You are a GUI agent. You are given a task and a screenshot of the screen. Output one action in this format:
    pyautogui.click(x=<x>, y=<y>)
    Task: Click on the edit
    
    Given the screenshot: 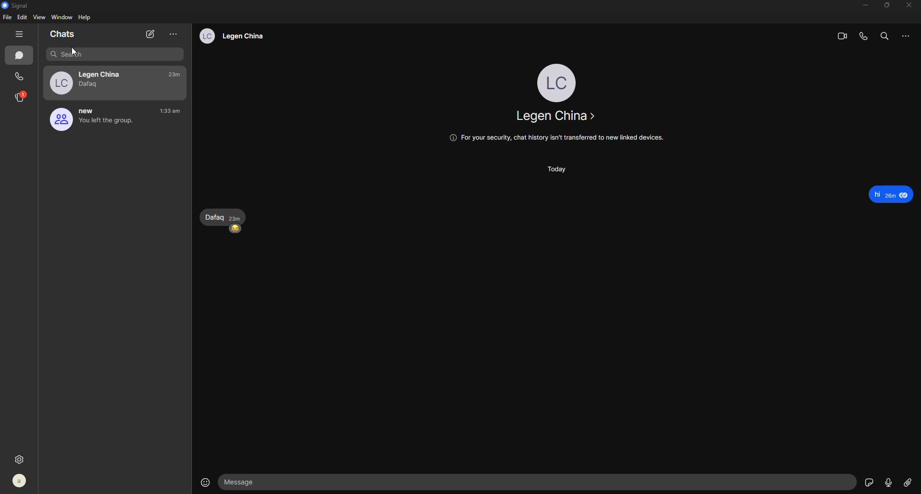 What is the action you would take?
    pyautogui.click(x=22, y=18)
    